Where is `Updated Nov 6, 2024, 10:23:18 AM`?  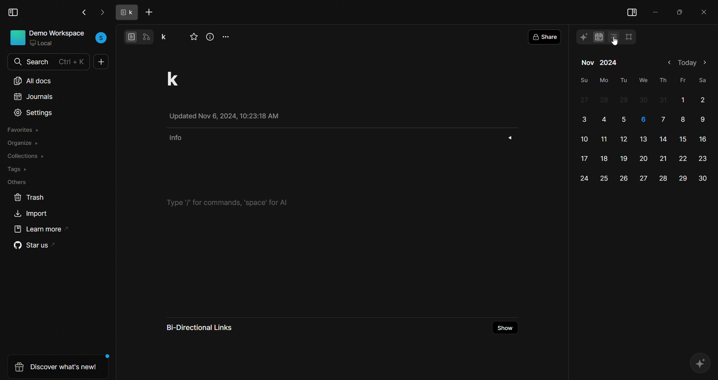
Updated Nov 6, 2024, 10:23:18 AM is located at coordinates (231, 116).